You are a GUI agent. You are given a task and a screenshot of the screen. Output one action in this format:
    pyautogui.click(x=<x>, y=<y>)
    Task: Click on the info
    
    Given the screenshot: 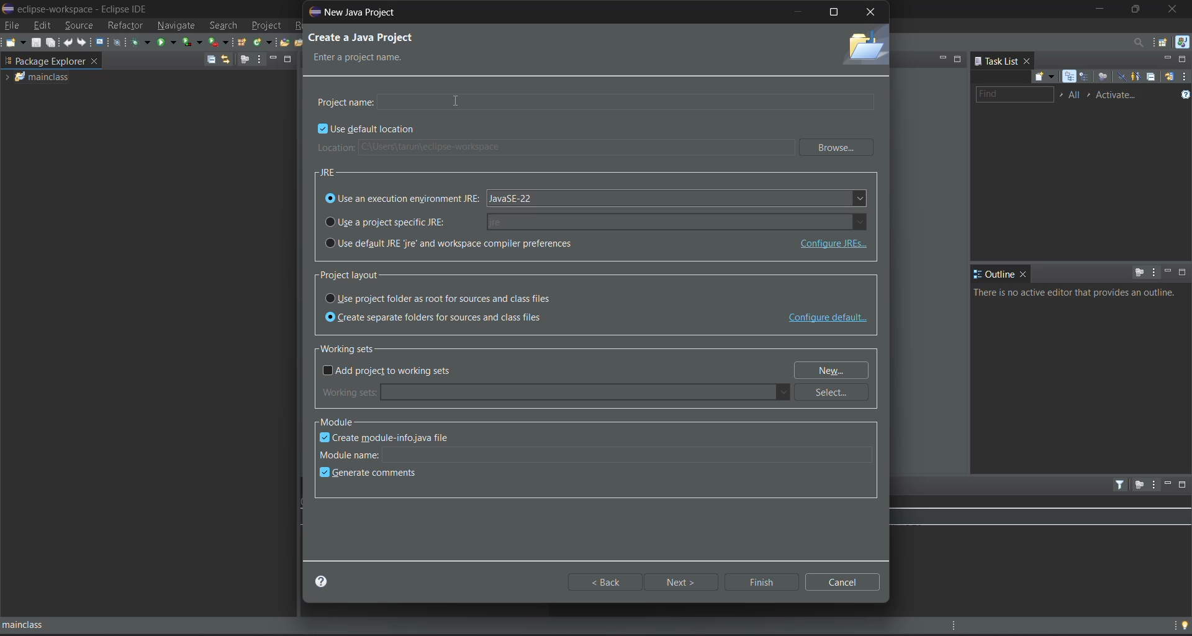 What is the action you would take?
    pyautogui.click(x=1078, y=293)
    